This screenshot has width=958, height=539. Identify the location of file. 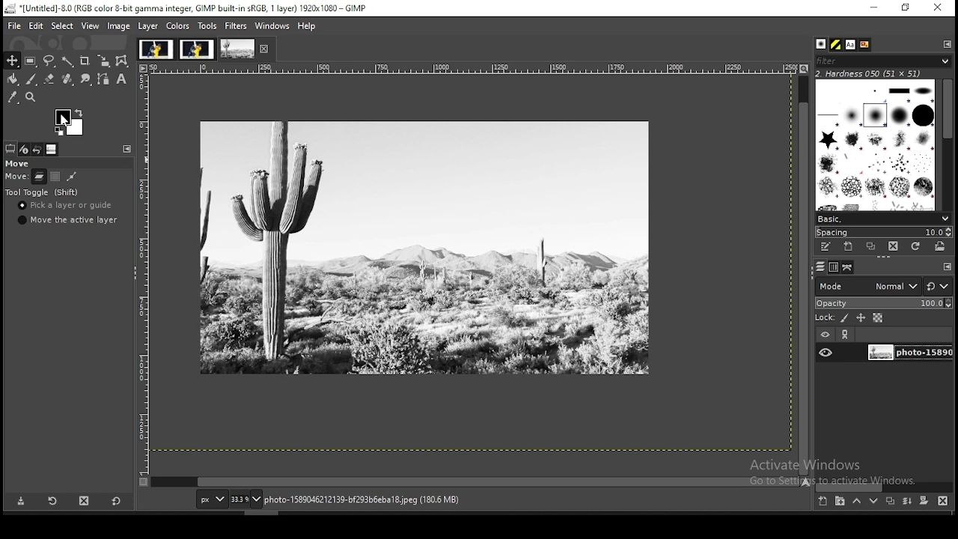
(13, 25).